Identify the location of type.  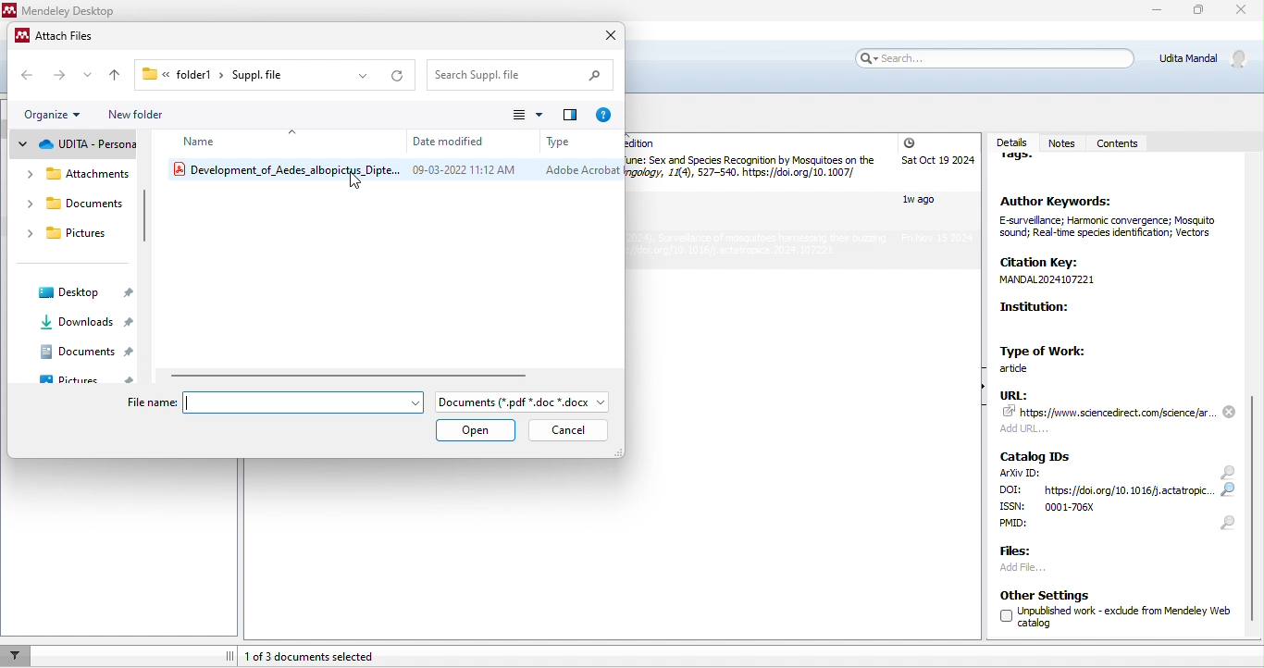
(558, 142).